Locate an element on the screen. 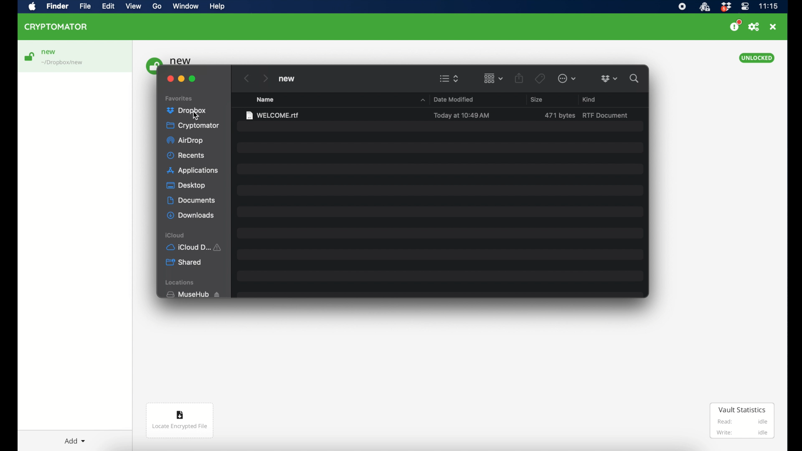 The width and height of the screenshot is (802, 451). change item grouping is located at coordinates (494, 79).